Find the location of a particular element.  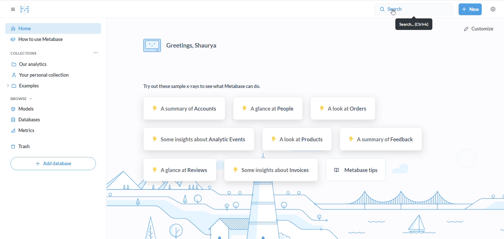

trash is located at coordinates (34, 145).